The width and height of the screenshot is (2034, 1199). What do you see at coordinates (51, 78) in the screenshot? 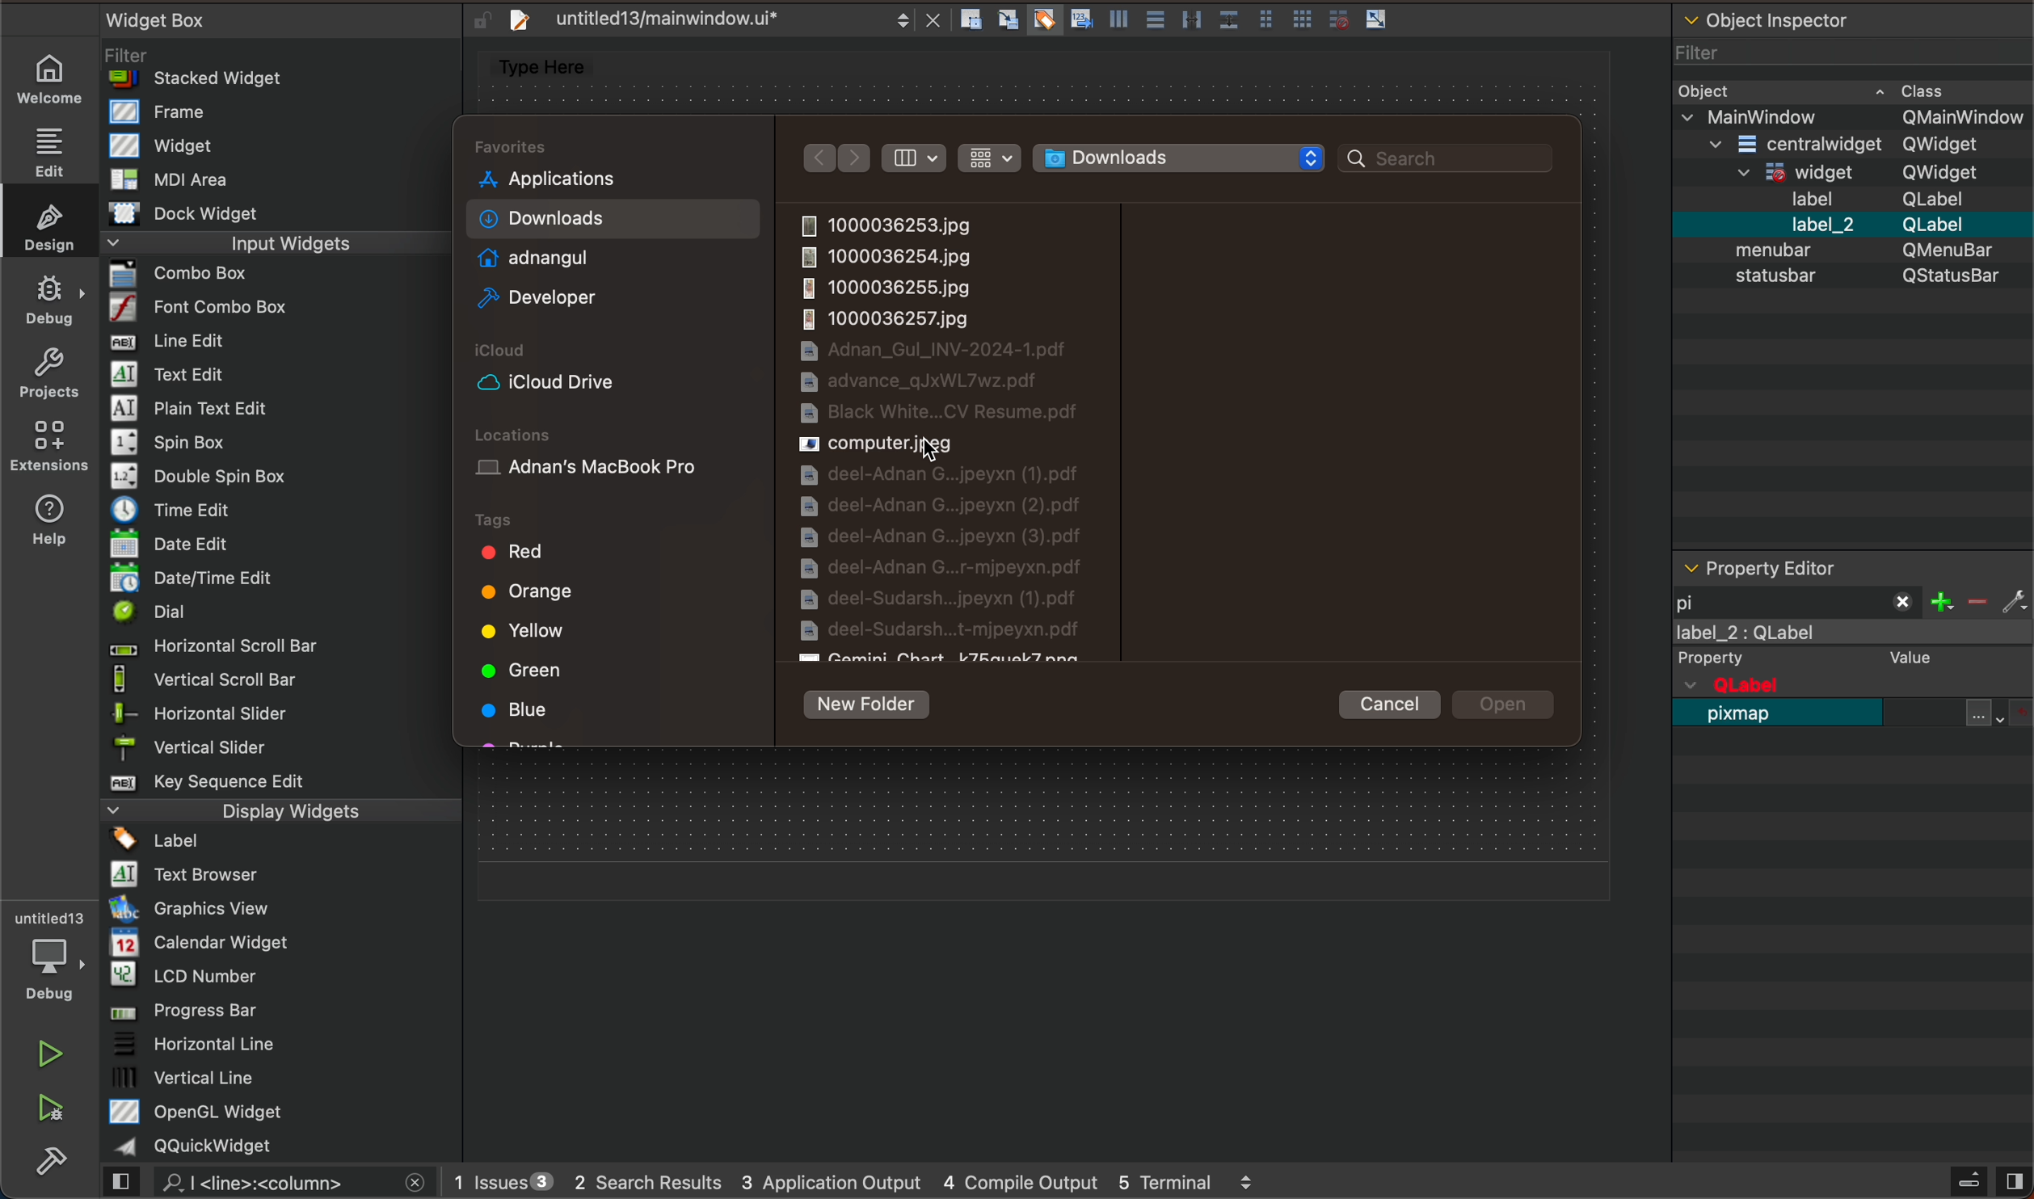
I see `welcome` at bounding box center [51, 78].